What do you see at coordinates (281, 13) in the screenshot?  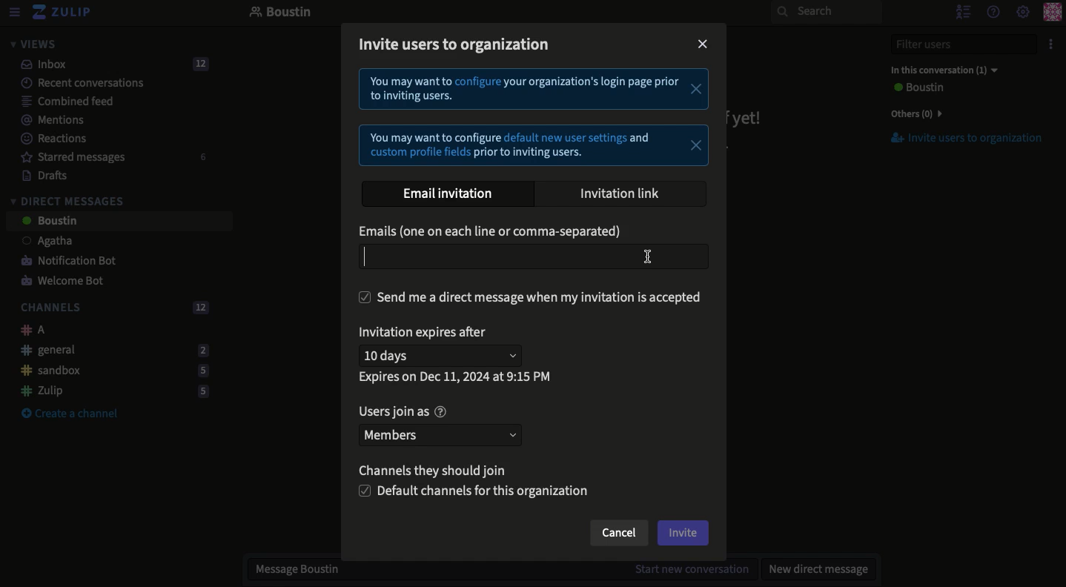 I see `Boustin` at bounding box center [281, 13].